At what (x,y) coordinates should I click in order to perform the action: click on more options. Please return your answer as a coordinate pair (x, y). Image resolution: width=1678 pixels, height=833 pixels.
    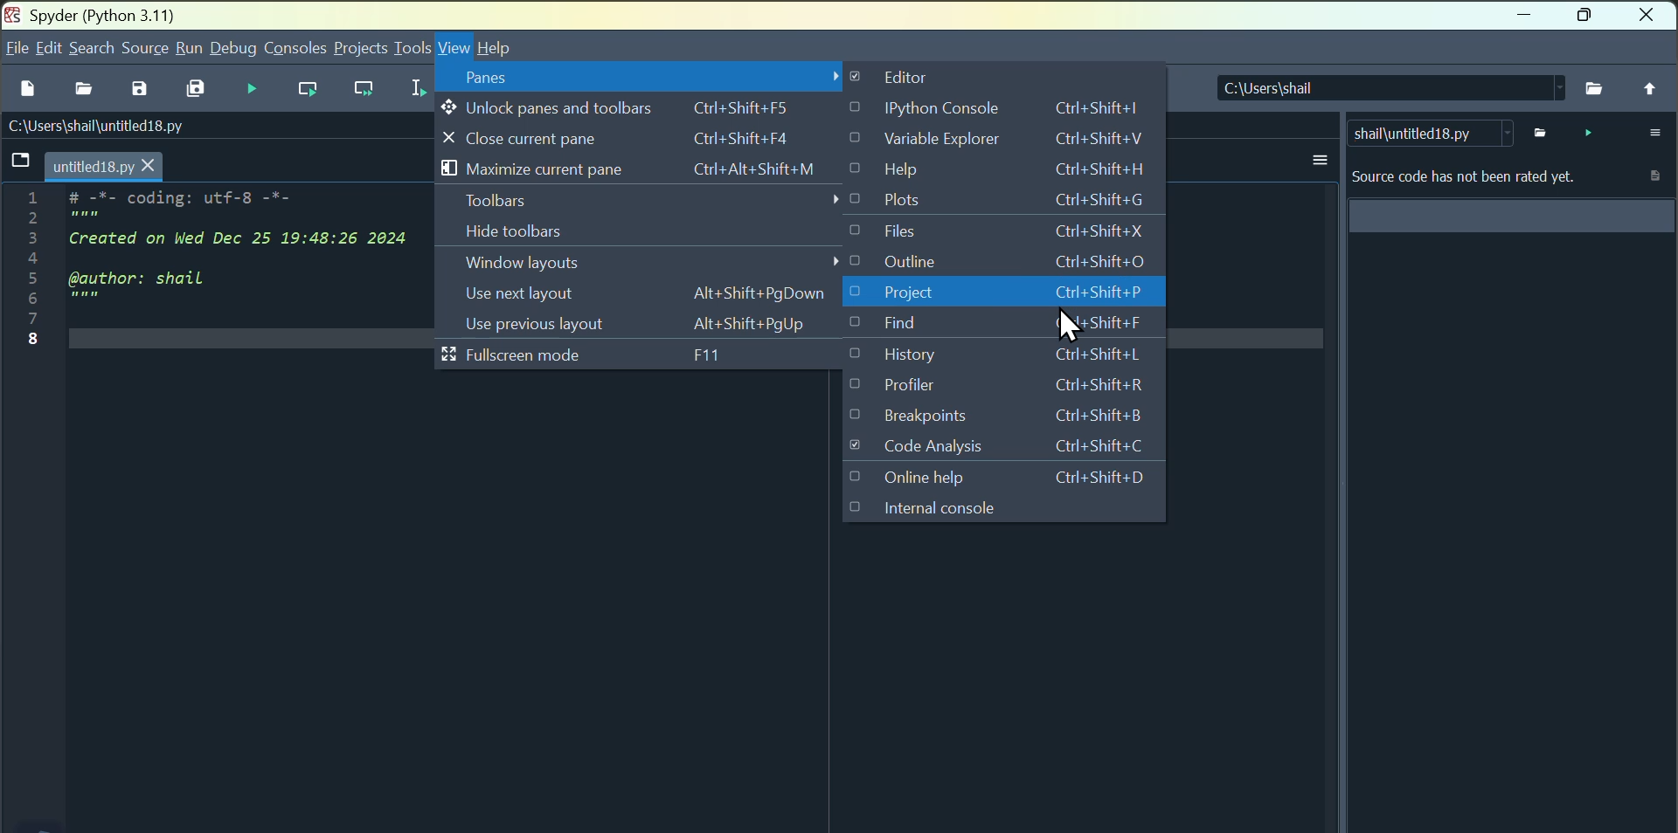
    Looking at the image, I should click on (1319, 160).